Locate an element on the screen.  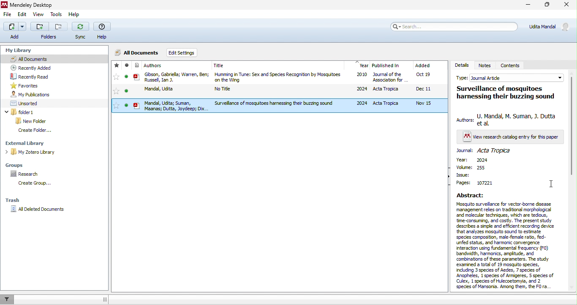
my library is located at coordinates (23, 51).